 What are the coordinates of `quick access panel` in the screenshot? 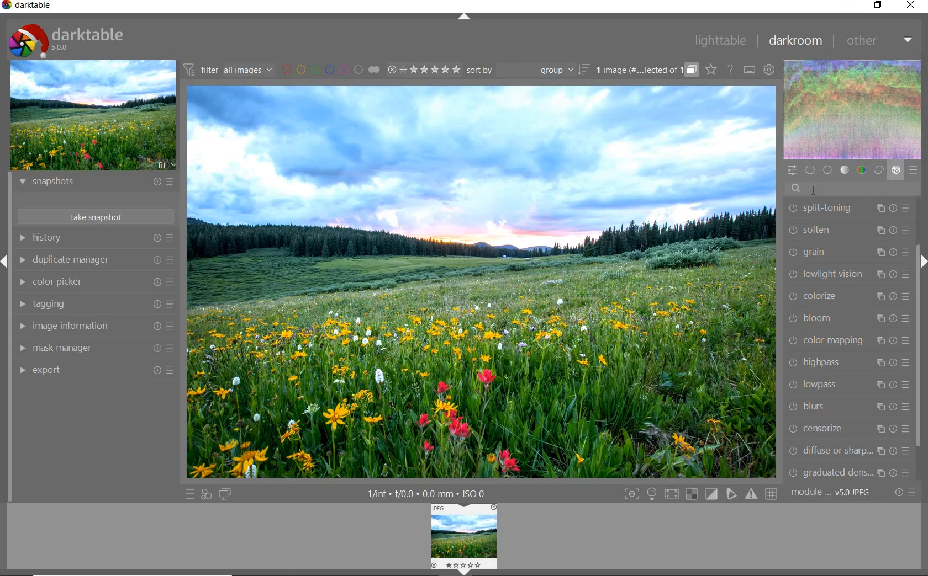 It's located at (793, 170).